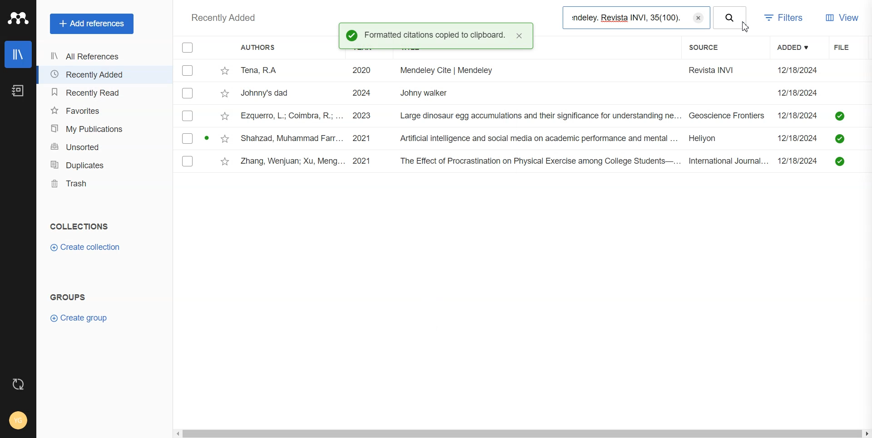  I want to click on close, so click(520, 36).